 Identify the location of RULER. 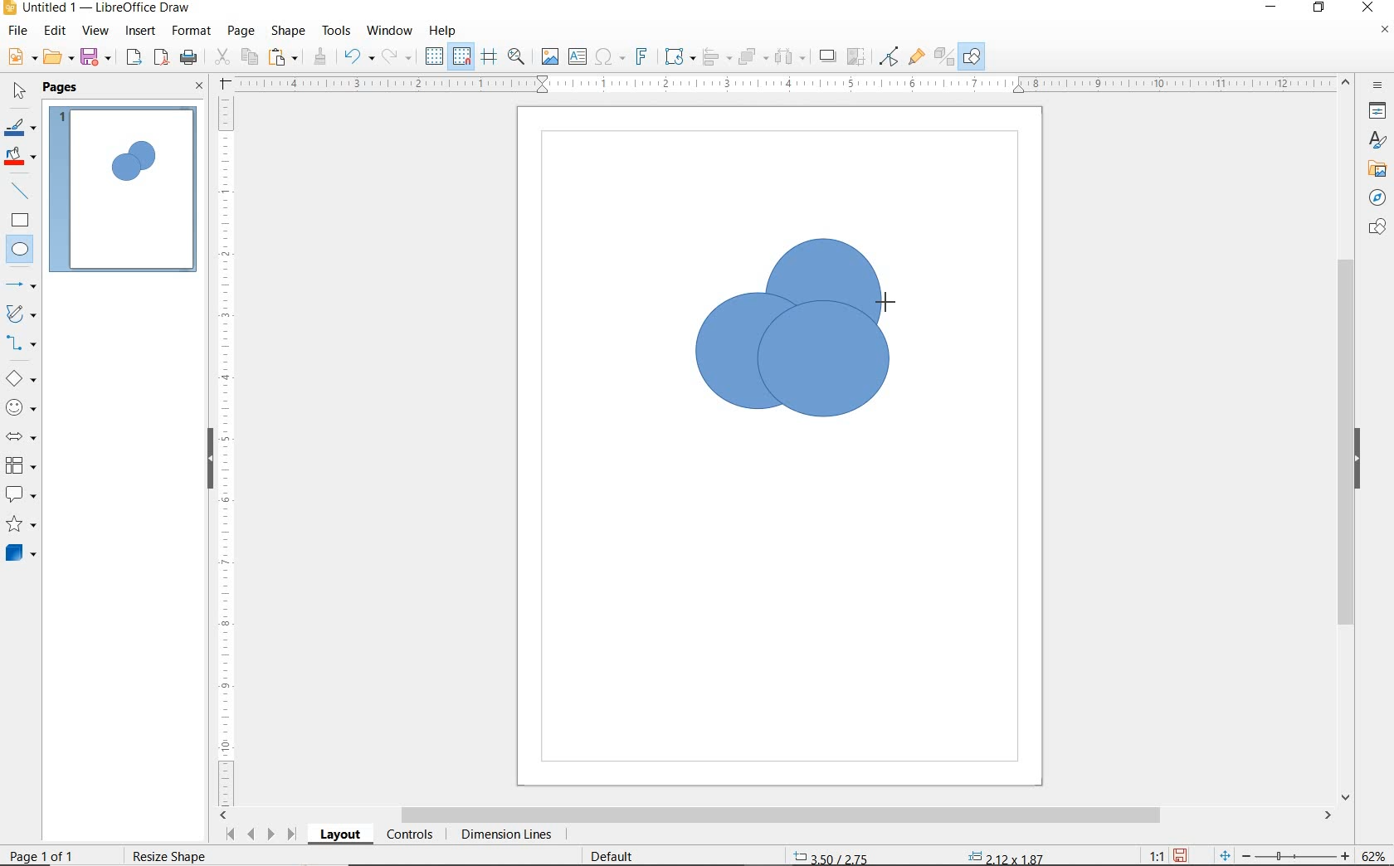
(227, 449).